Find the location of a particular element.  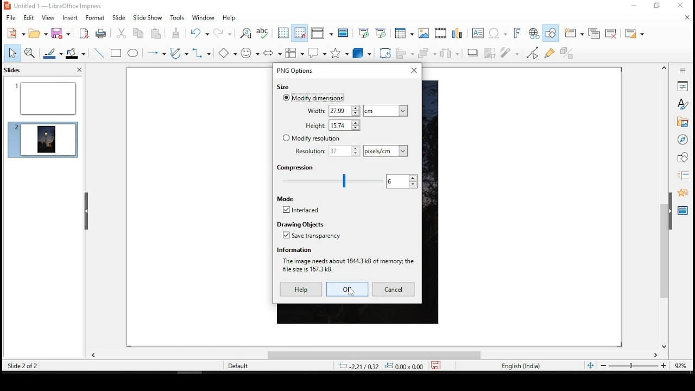

format is located at coordinates (95, 18).